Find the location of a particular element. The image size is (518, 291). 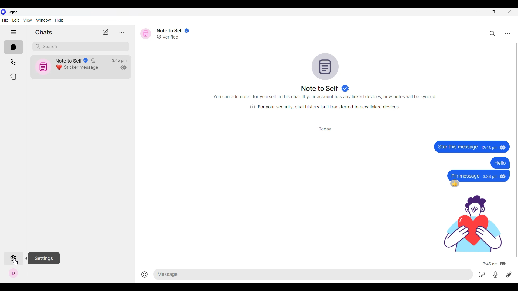

Indicates message has been read is located at coordinates (503, 148).